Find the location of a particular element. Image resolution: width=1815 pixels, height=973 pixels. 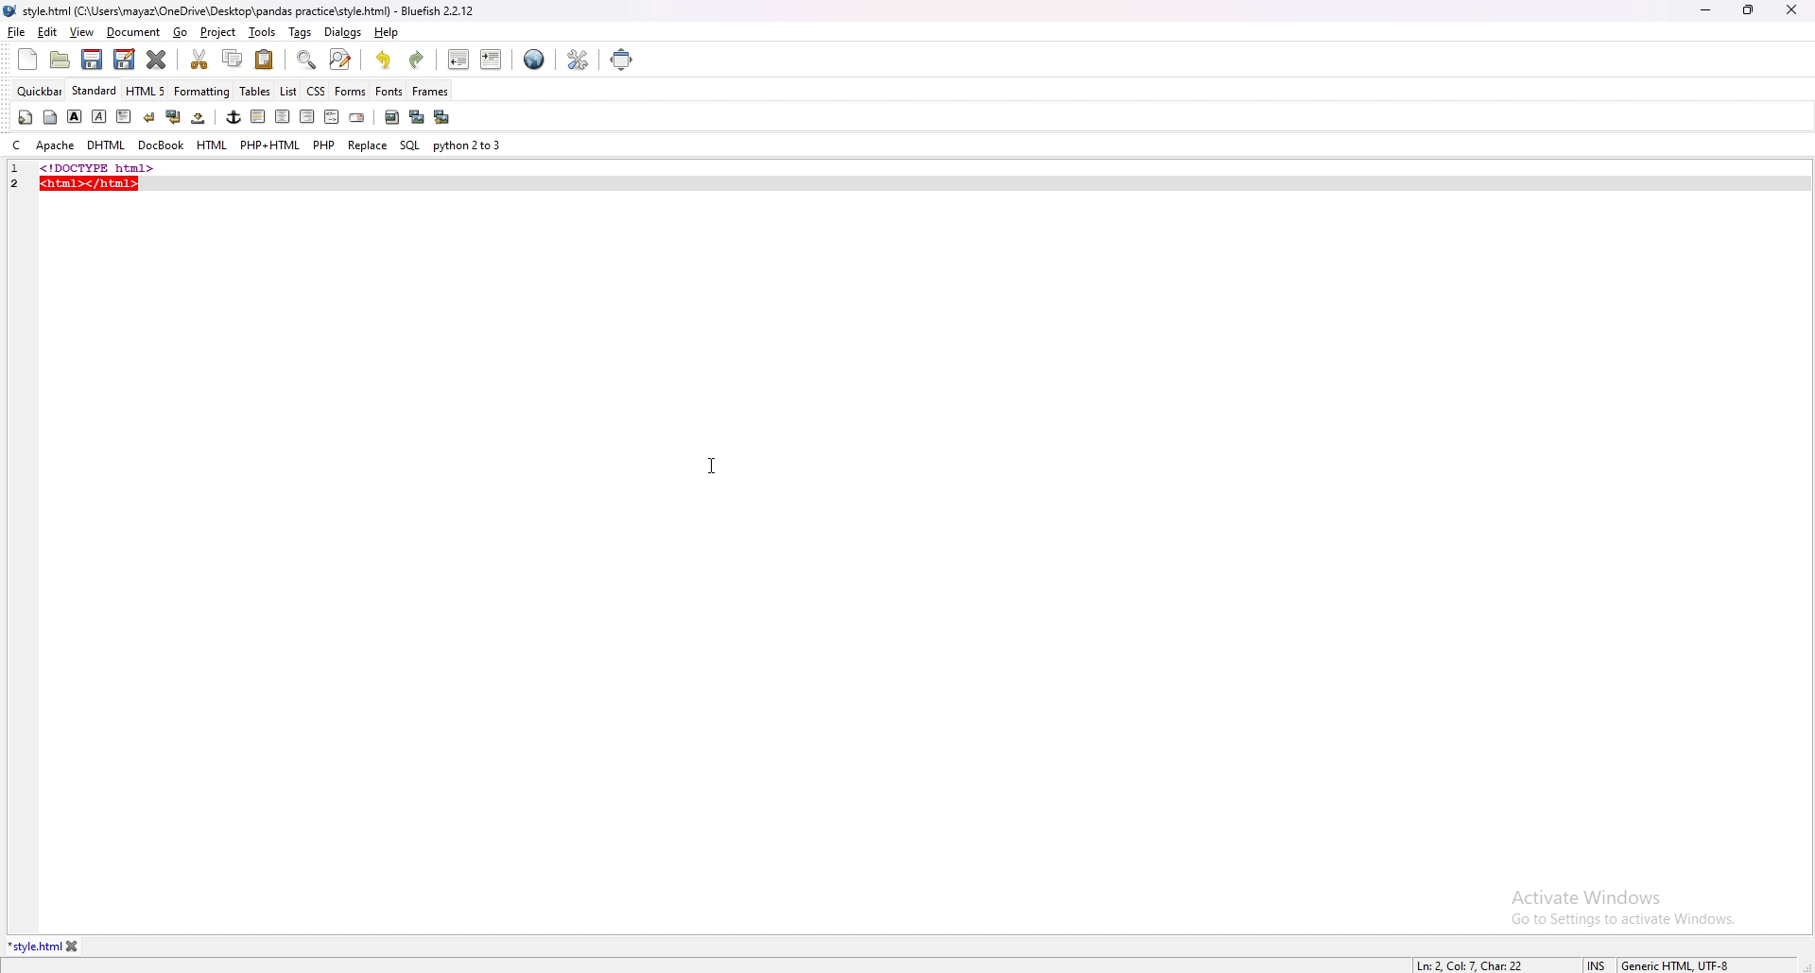

paste is located at coordinates (265, 59).